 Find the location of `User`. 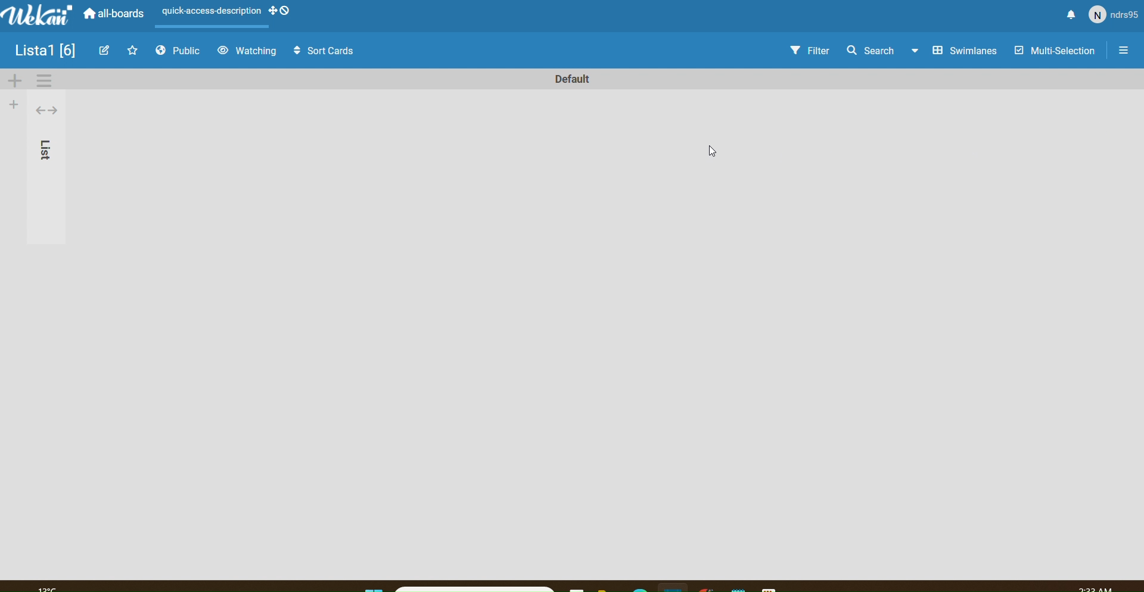

User is located at coordinates (1115, 16).